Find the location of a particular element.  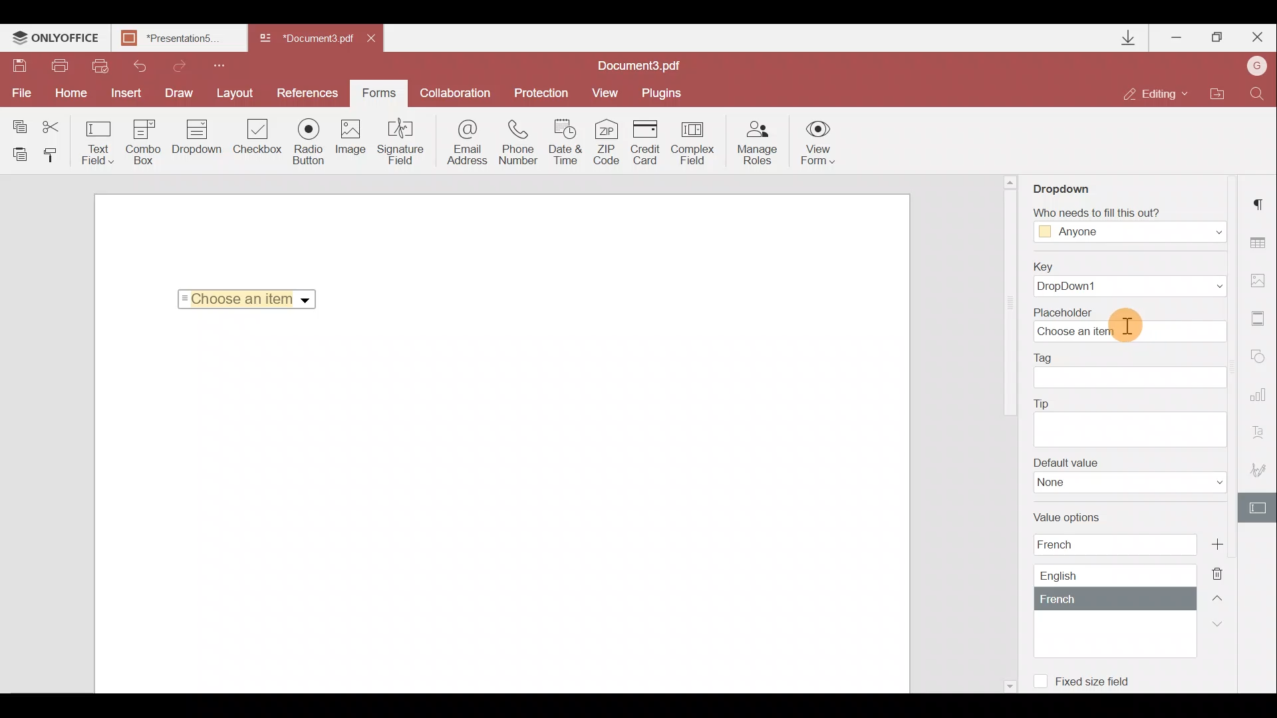

Dropdown is located at coordinates (1073, 184).